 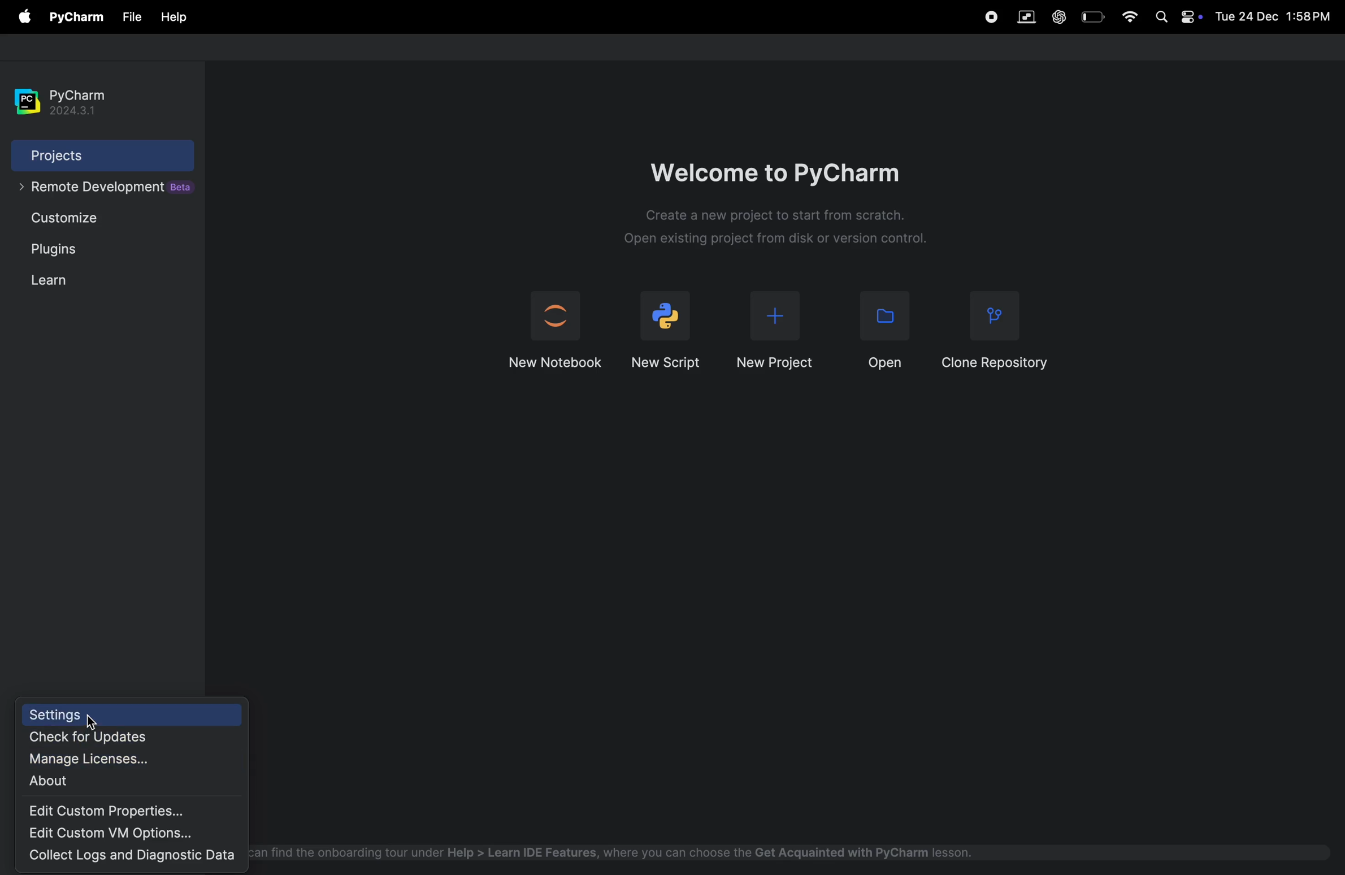 What do you see at coordinates (1060, 14) in the screenshot?
I see `chatgpt` at bounding box center [1060, 14].